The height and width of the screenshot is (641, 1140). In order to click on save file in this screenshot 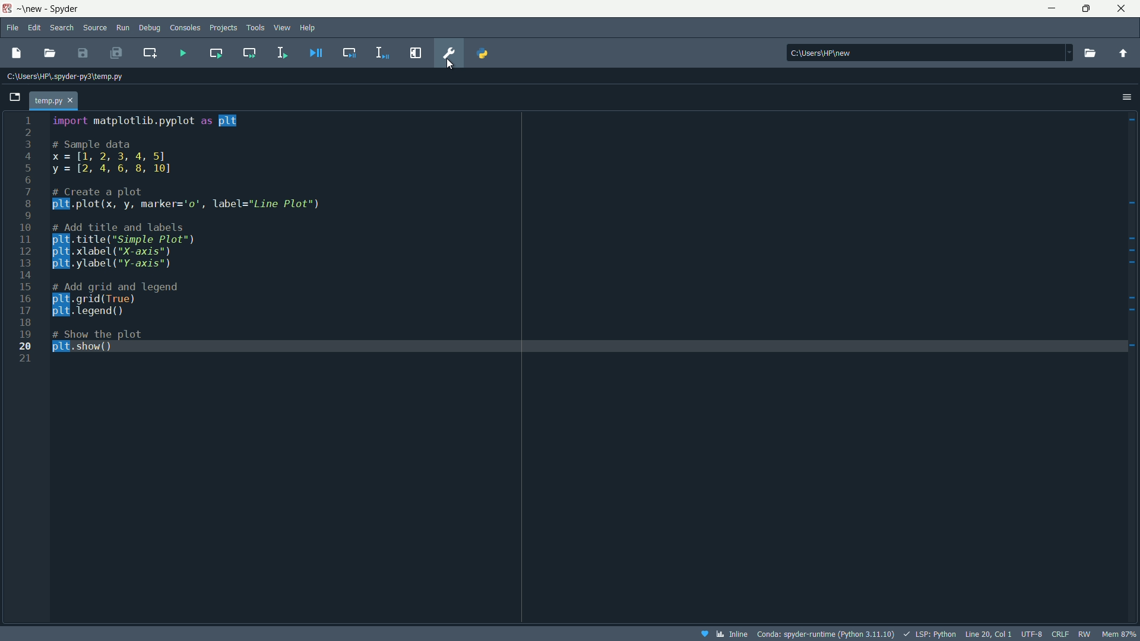, I will do `click(83, 53)`.